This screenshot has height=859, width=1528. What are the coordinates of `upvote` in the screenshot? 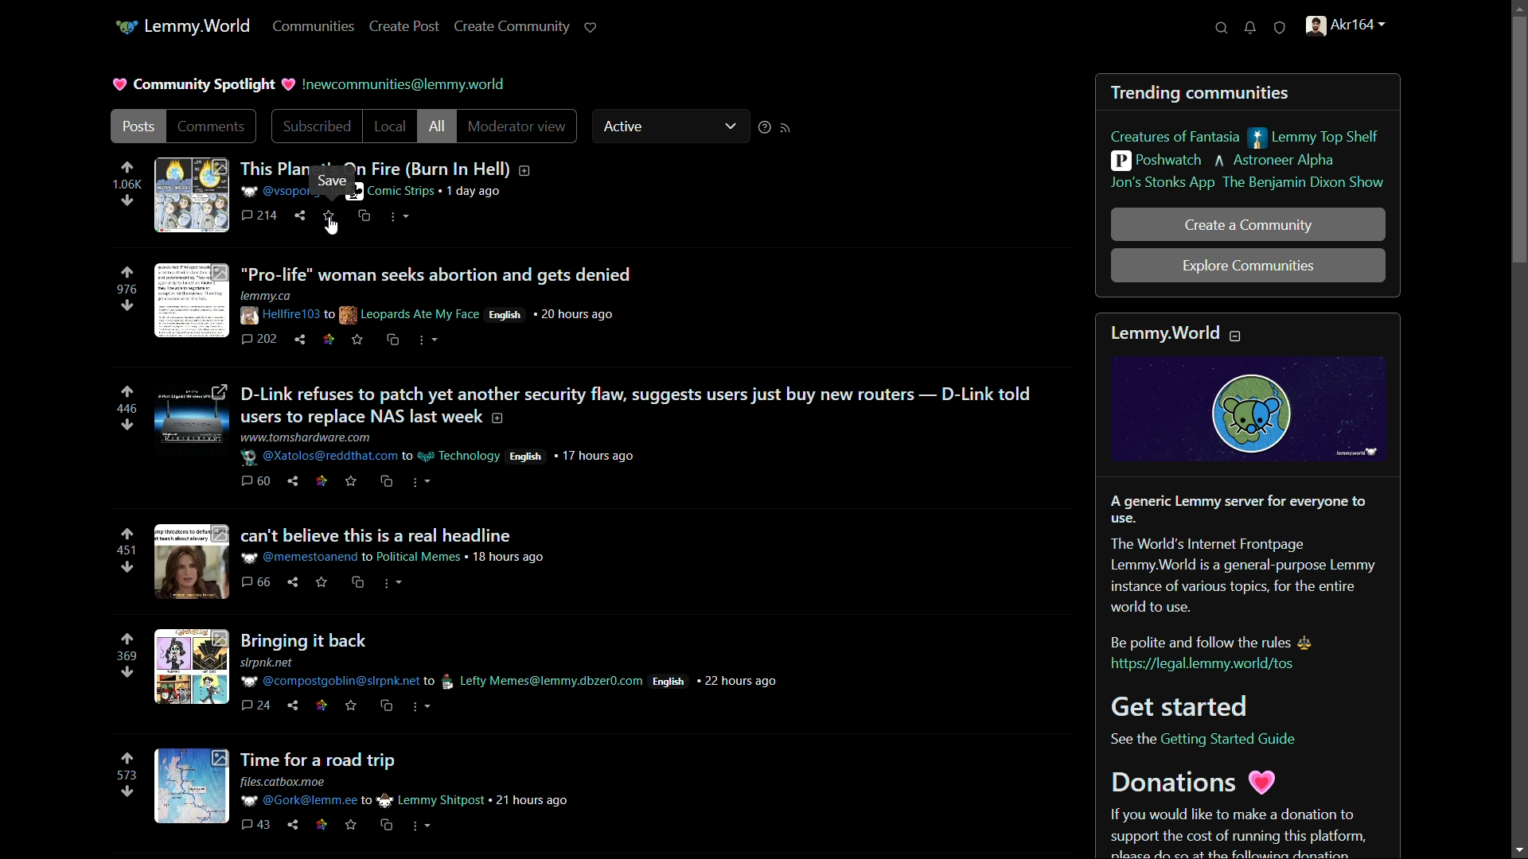 It's located at (127, 534).